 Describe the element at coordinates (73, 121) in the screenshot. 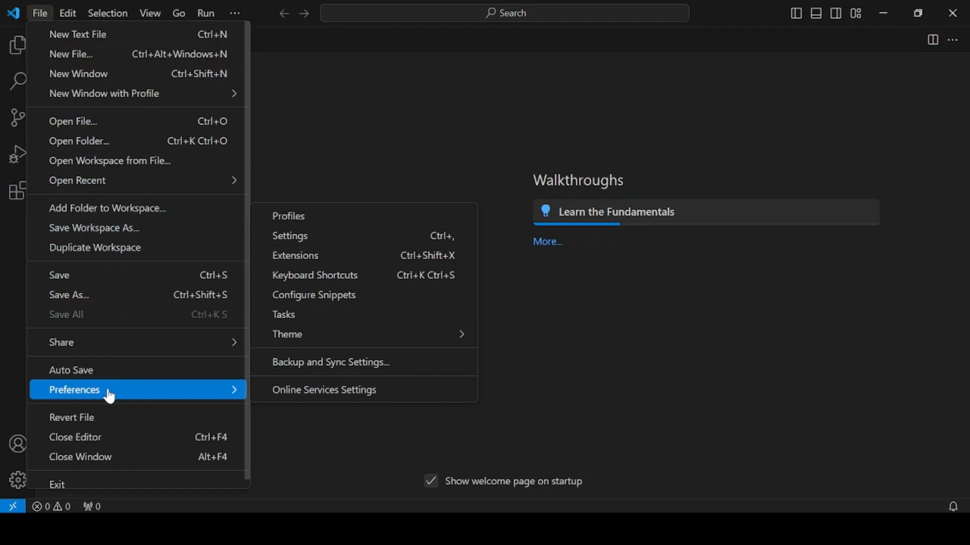

I see `open file` at that location.